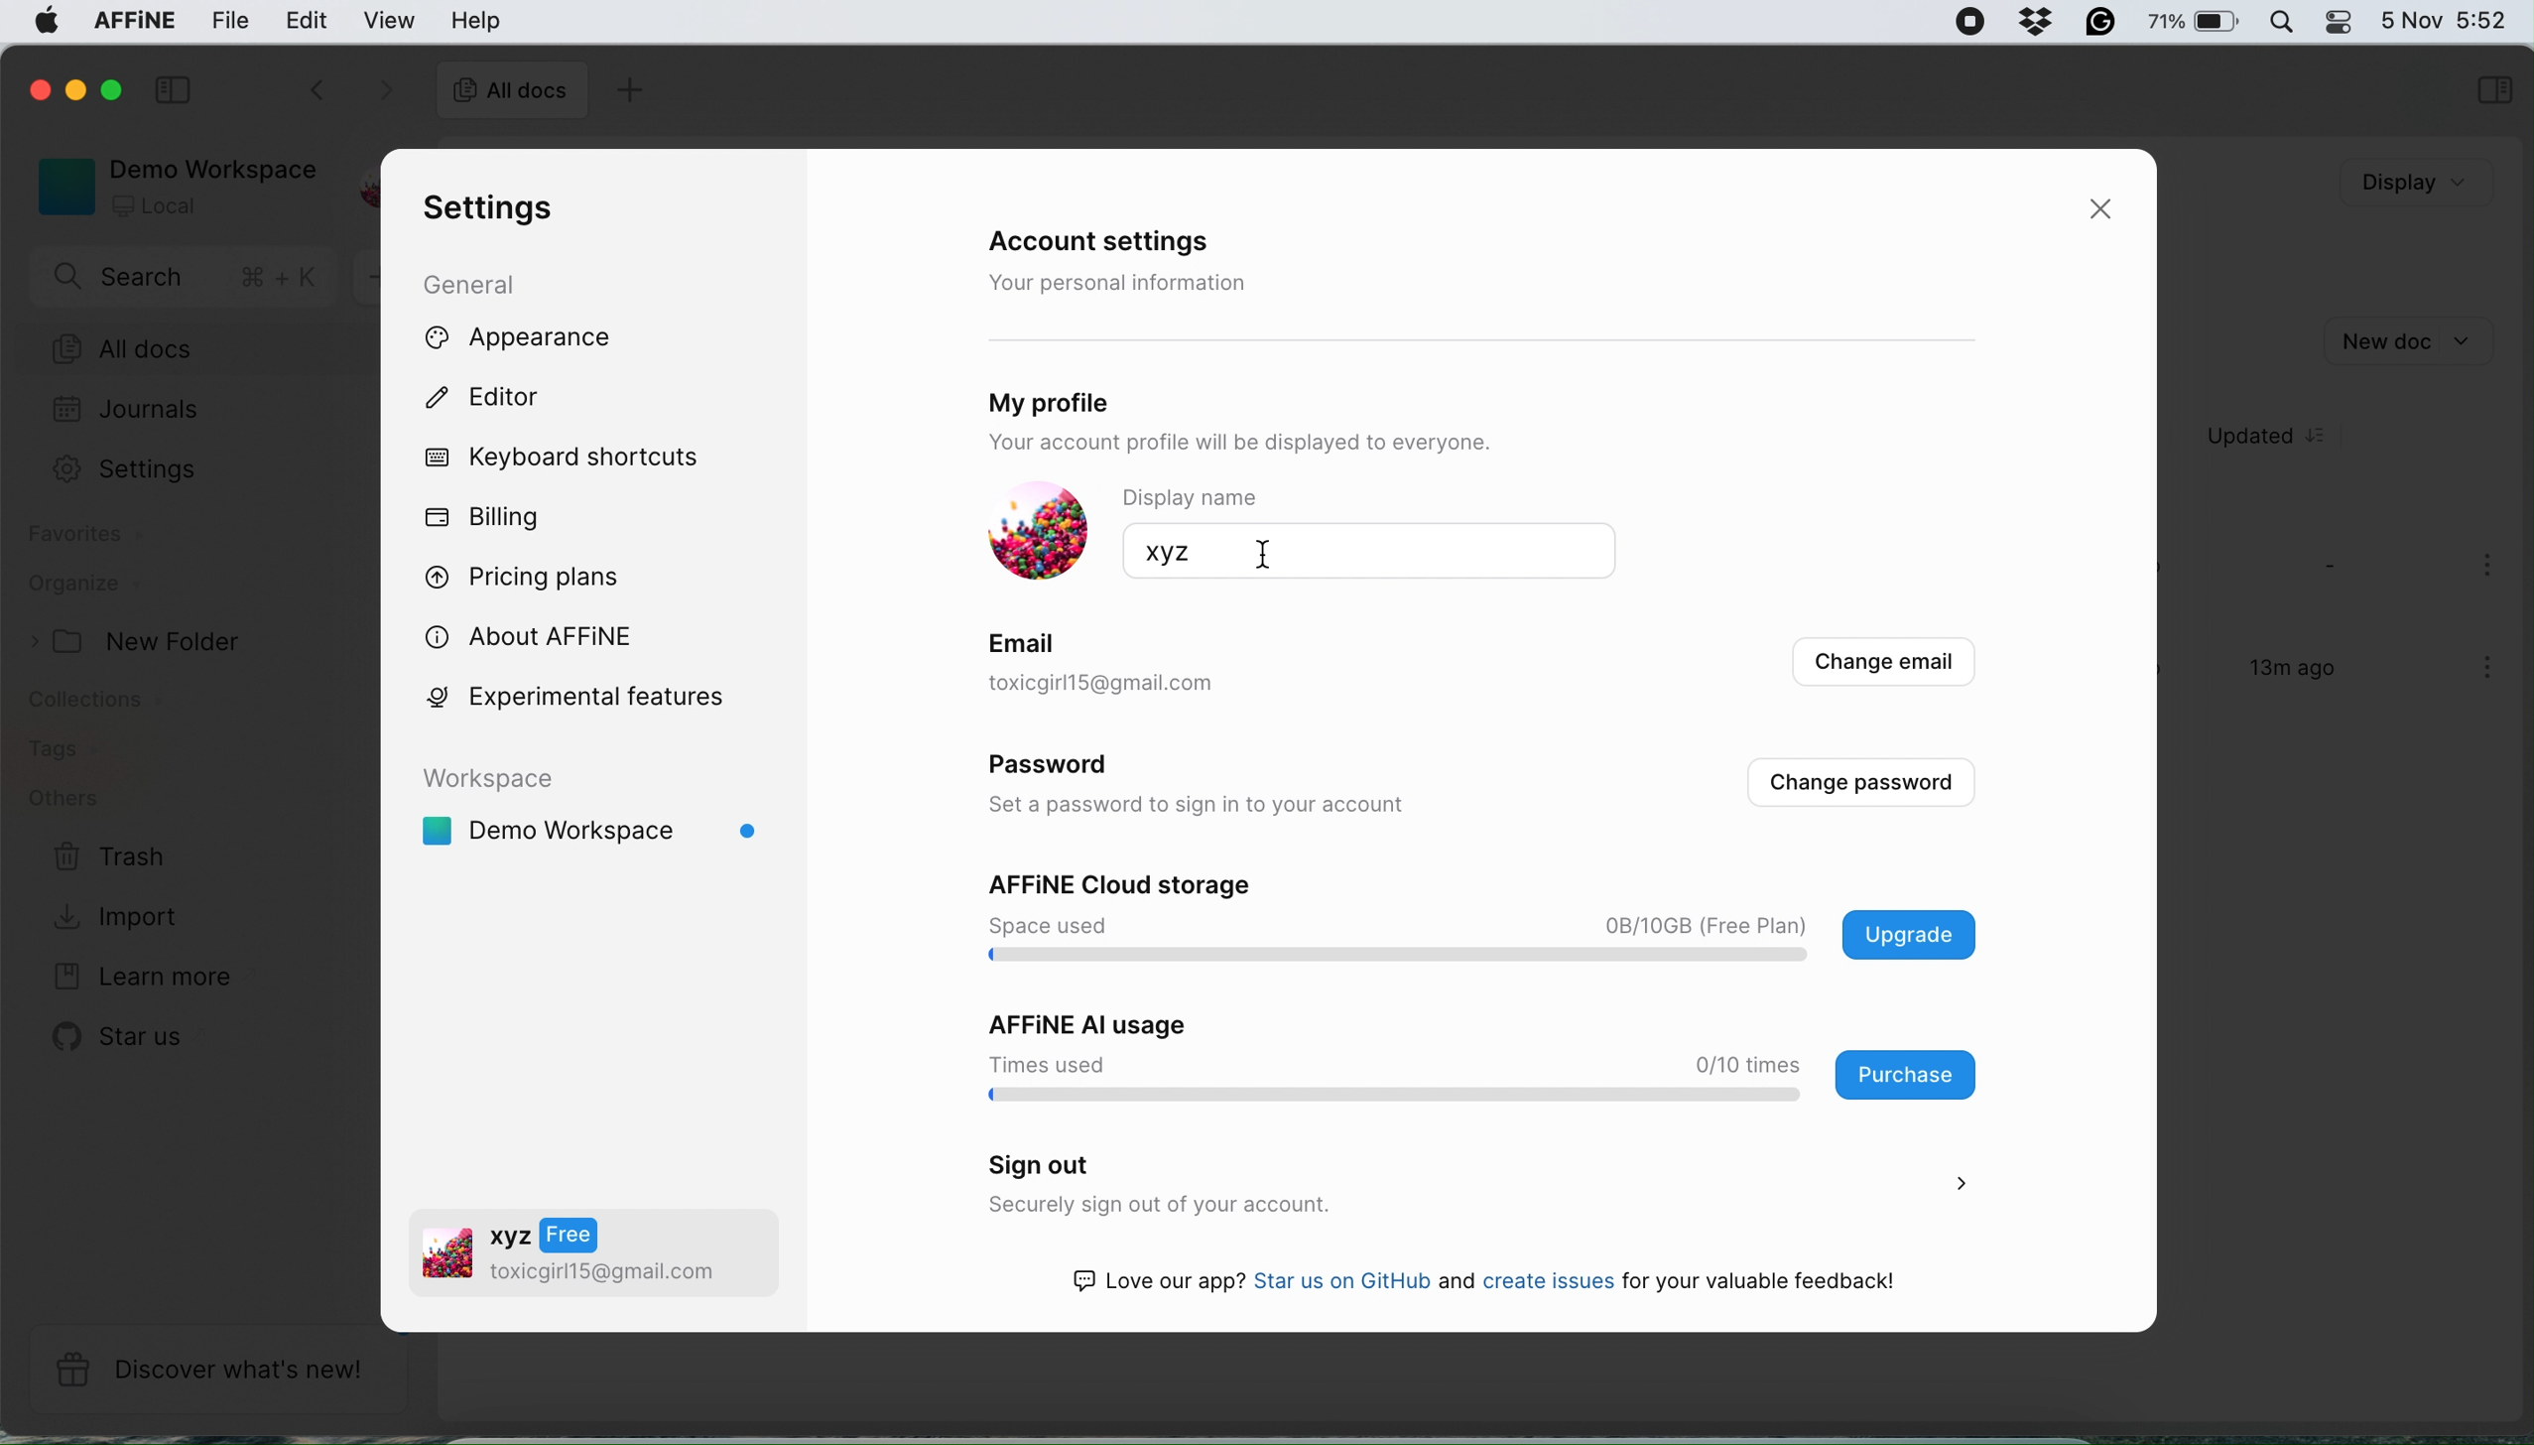  Describe the element at coordinates (91, 538) in the screenshot. I see `favourites` at that location.